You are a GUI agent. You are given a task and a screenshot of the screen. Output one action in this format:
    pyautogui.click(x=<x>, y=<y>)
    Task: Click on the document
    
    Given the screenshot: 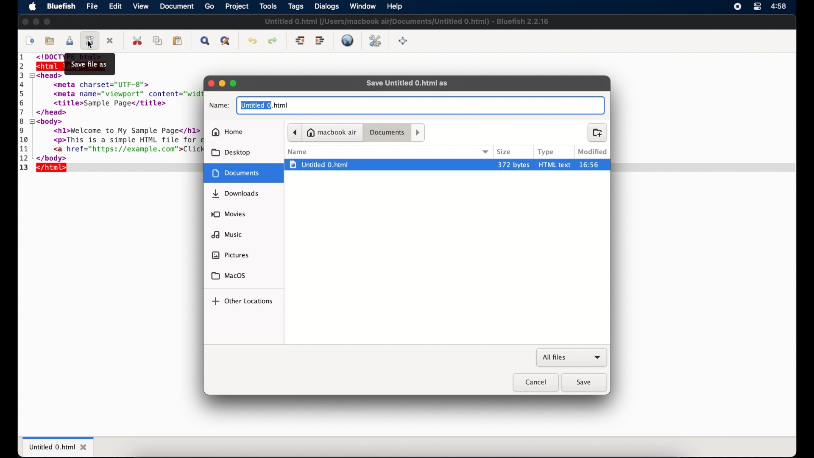 What is the action you would take?
    pyautogui.click(x=243, y=173)
    